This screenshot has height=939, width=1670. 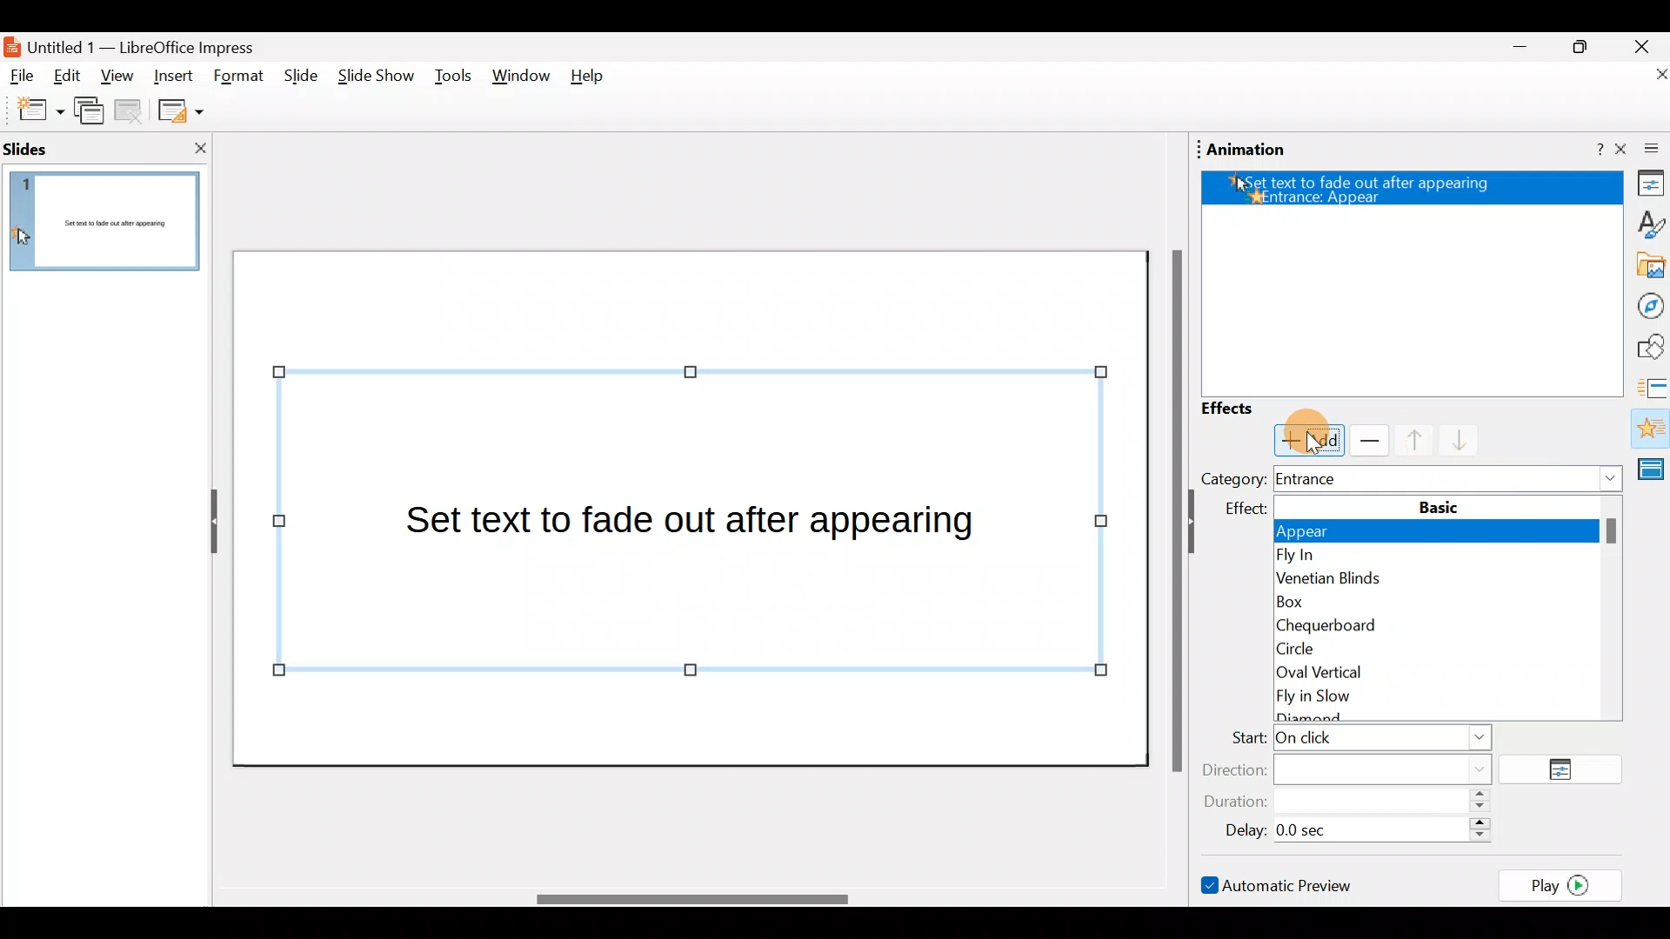 What do you see at coordinates (56, 148) in the screenshot?
I see `Slides` at bounding box center [56, 148].